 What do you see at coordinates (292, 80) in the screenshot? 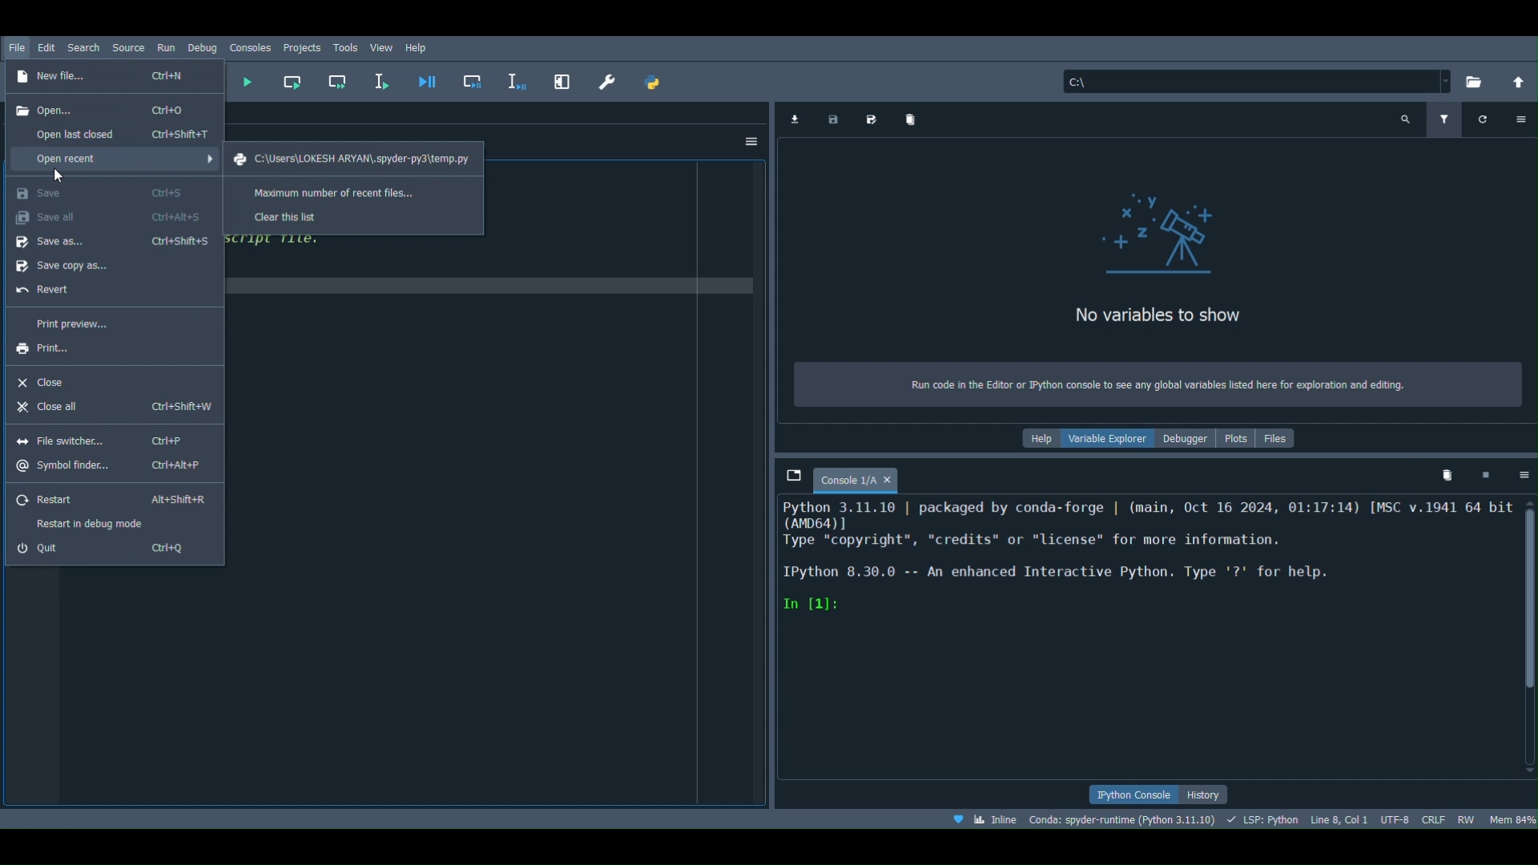
I see `Run current cell (Ctrl + Return)` at bounding box center [292, 80].